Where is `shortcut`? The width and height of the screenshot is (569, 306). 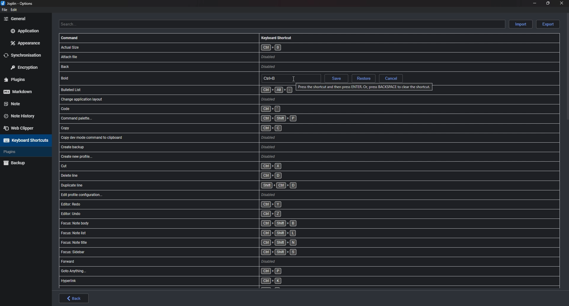 shortcut is located at coordinates (192, 281).